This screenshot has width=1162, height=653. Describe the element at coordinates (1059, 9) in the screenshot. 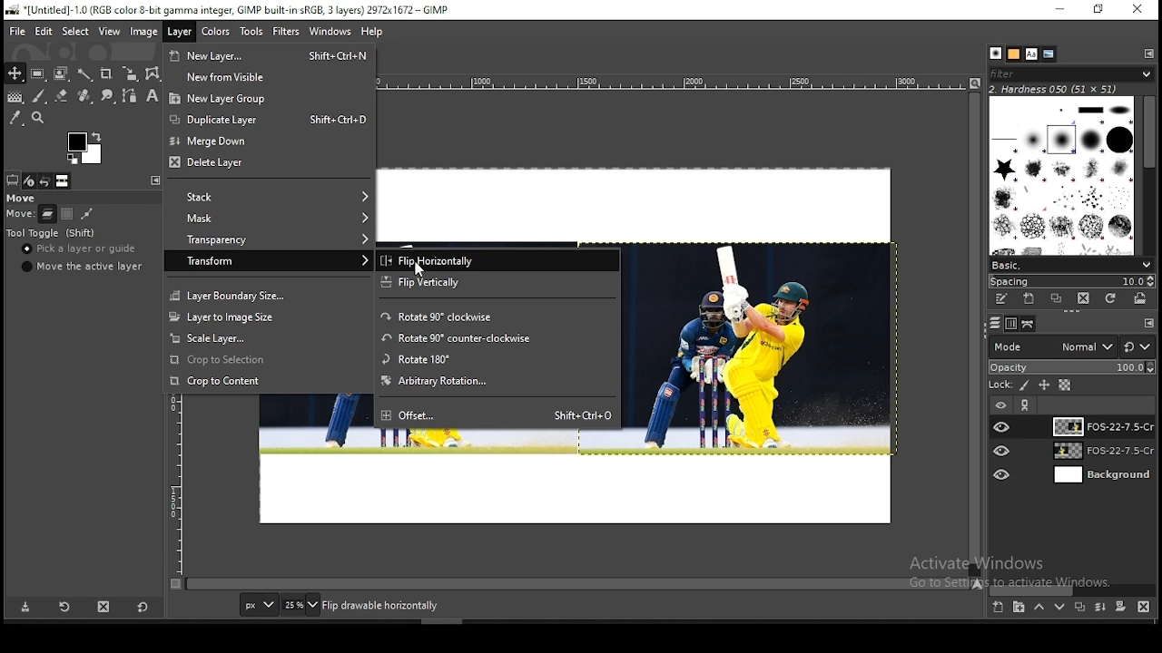

I see `Minimise ` at that location.